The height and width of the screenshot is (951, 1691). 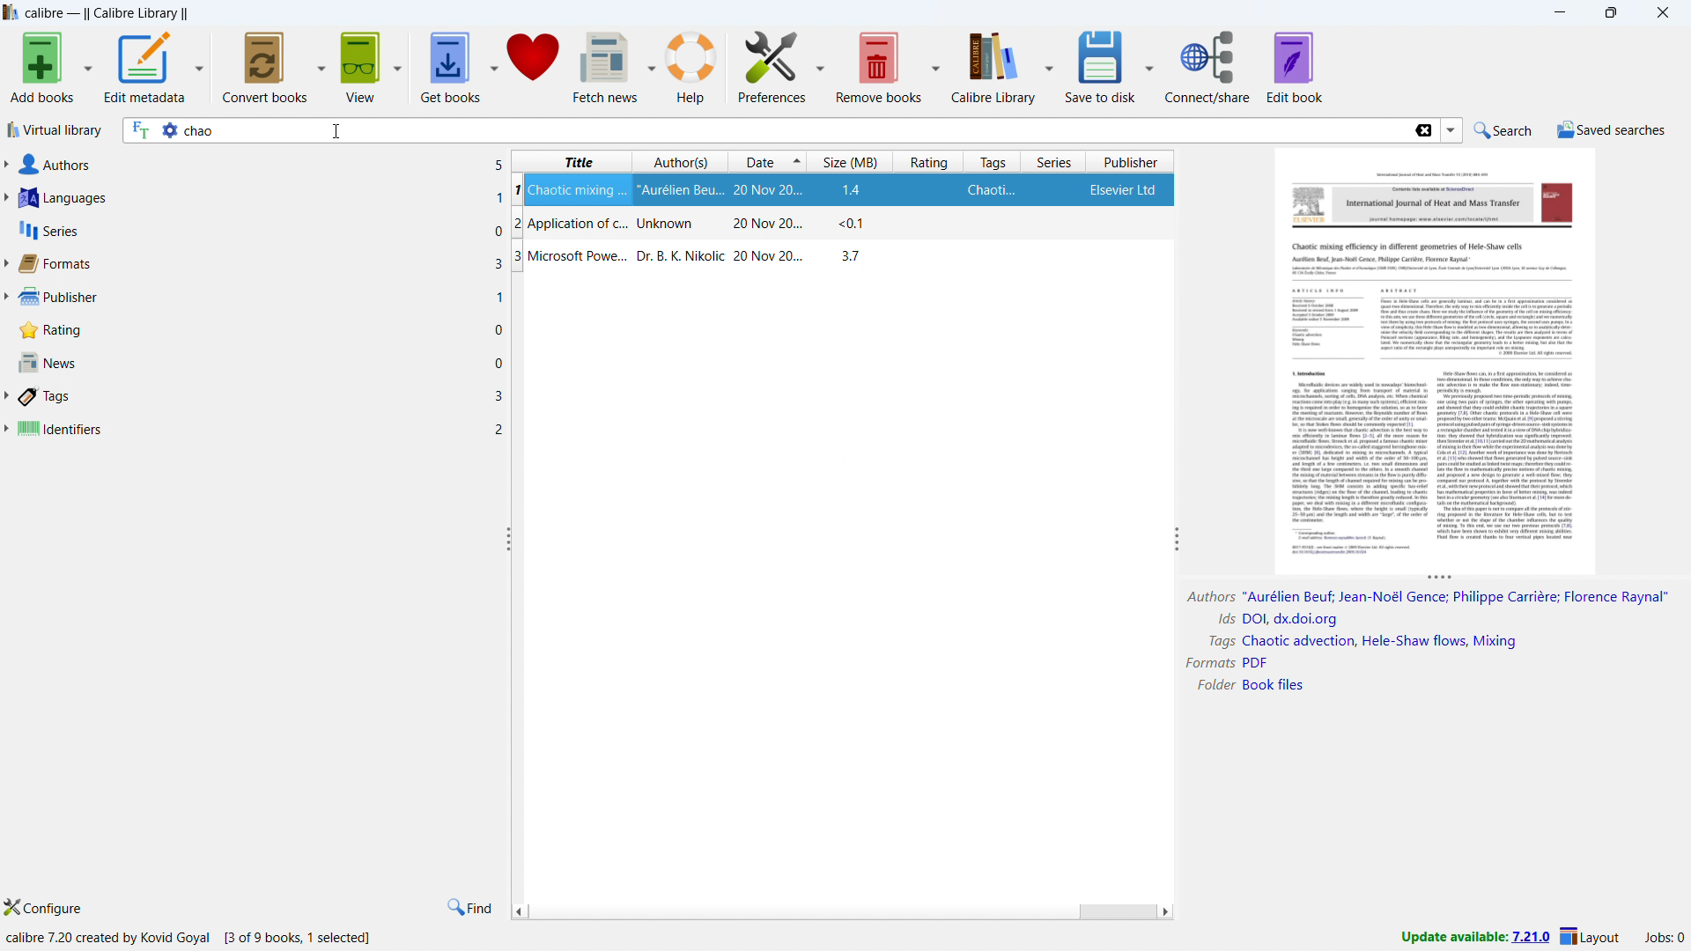 I want to click on search history, so click(x=1451, y=129).